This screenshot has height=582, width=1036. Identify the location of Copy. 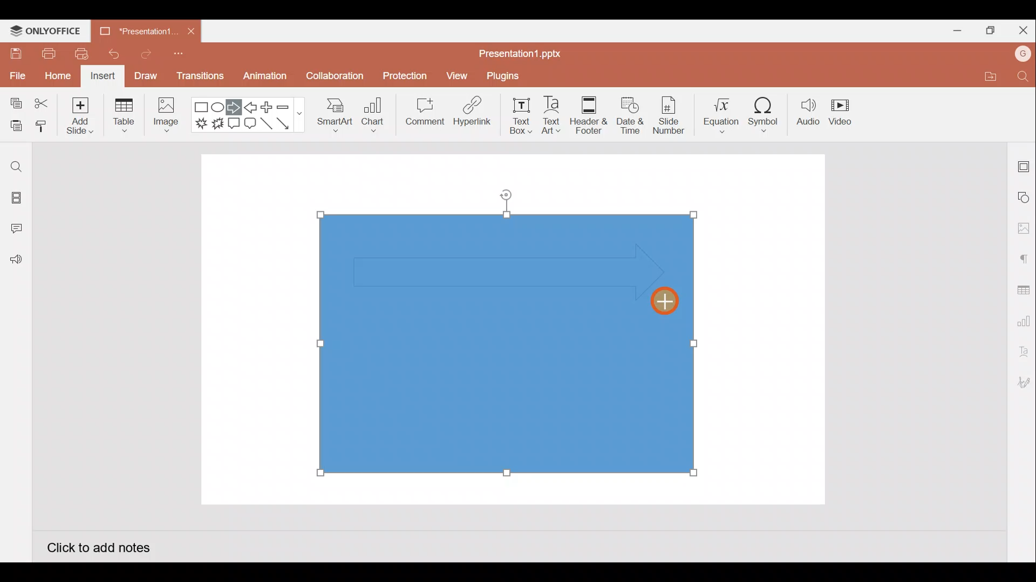
(14, 104).